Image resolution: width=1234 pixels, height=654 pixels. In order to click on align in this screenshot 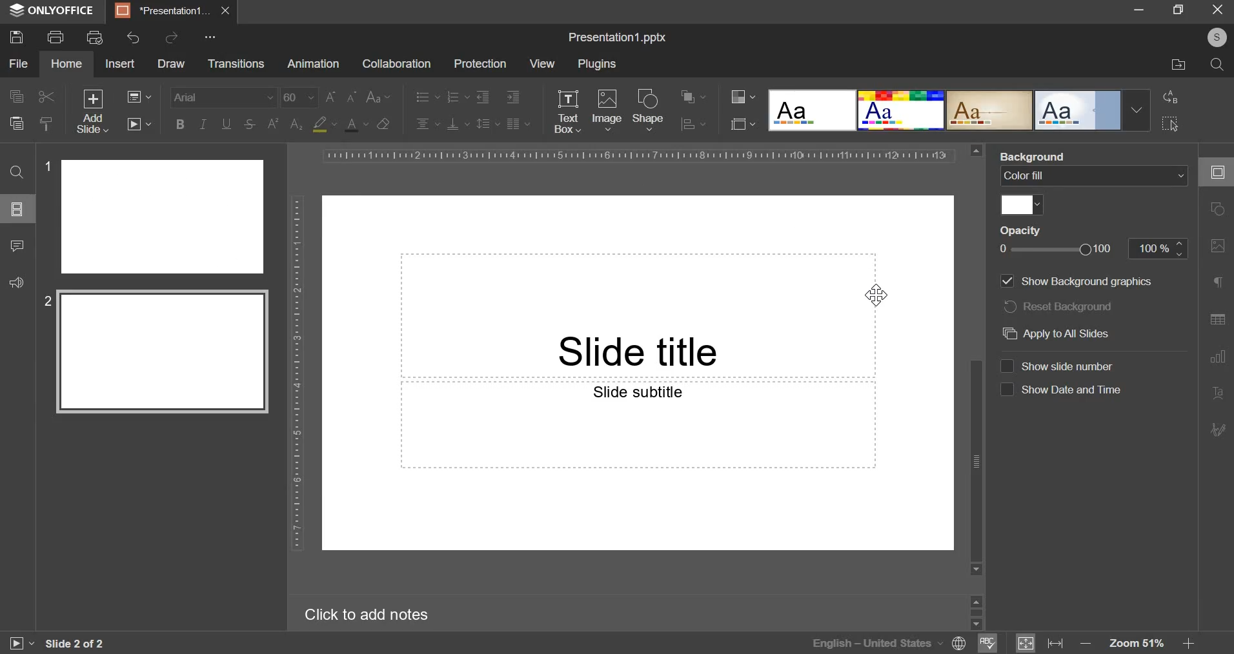, I will do `click(694, 125)`.